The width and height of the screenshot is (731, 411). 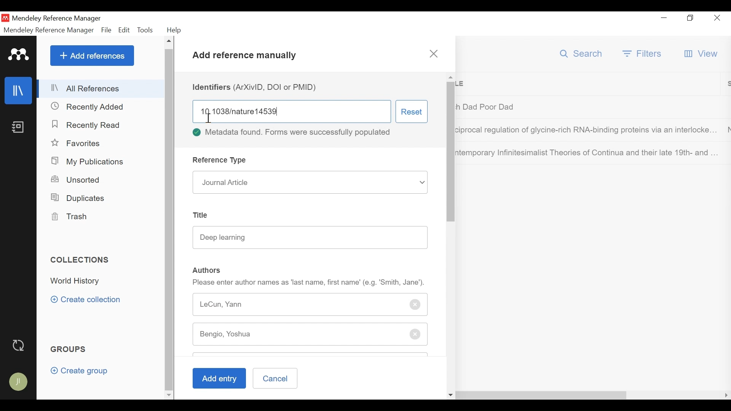 I want to click on Scroll Right, so click(x=726, y=395).